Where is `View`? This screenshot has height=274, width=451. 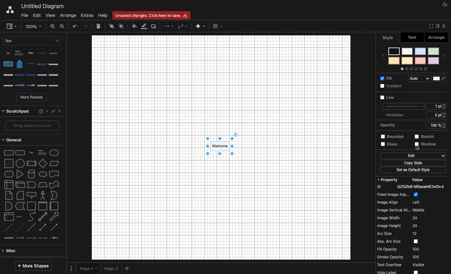 View is located at coordinates (51, 16).